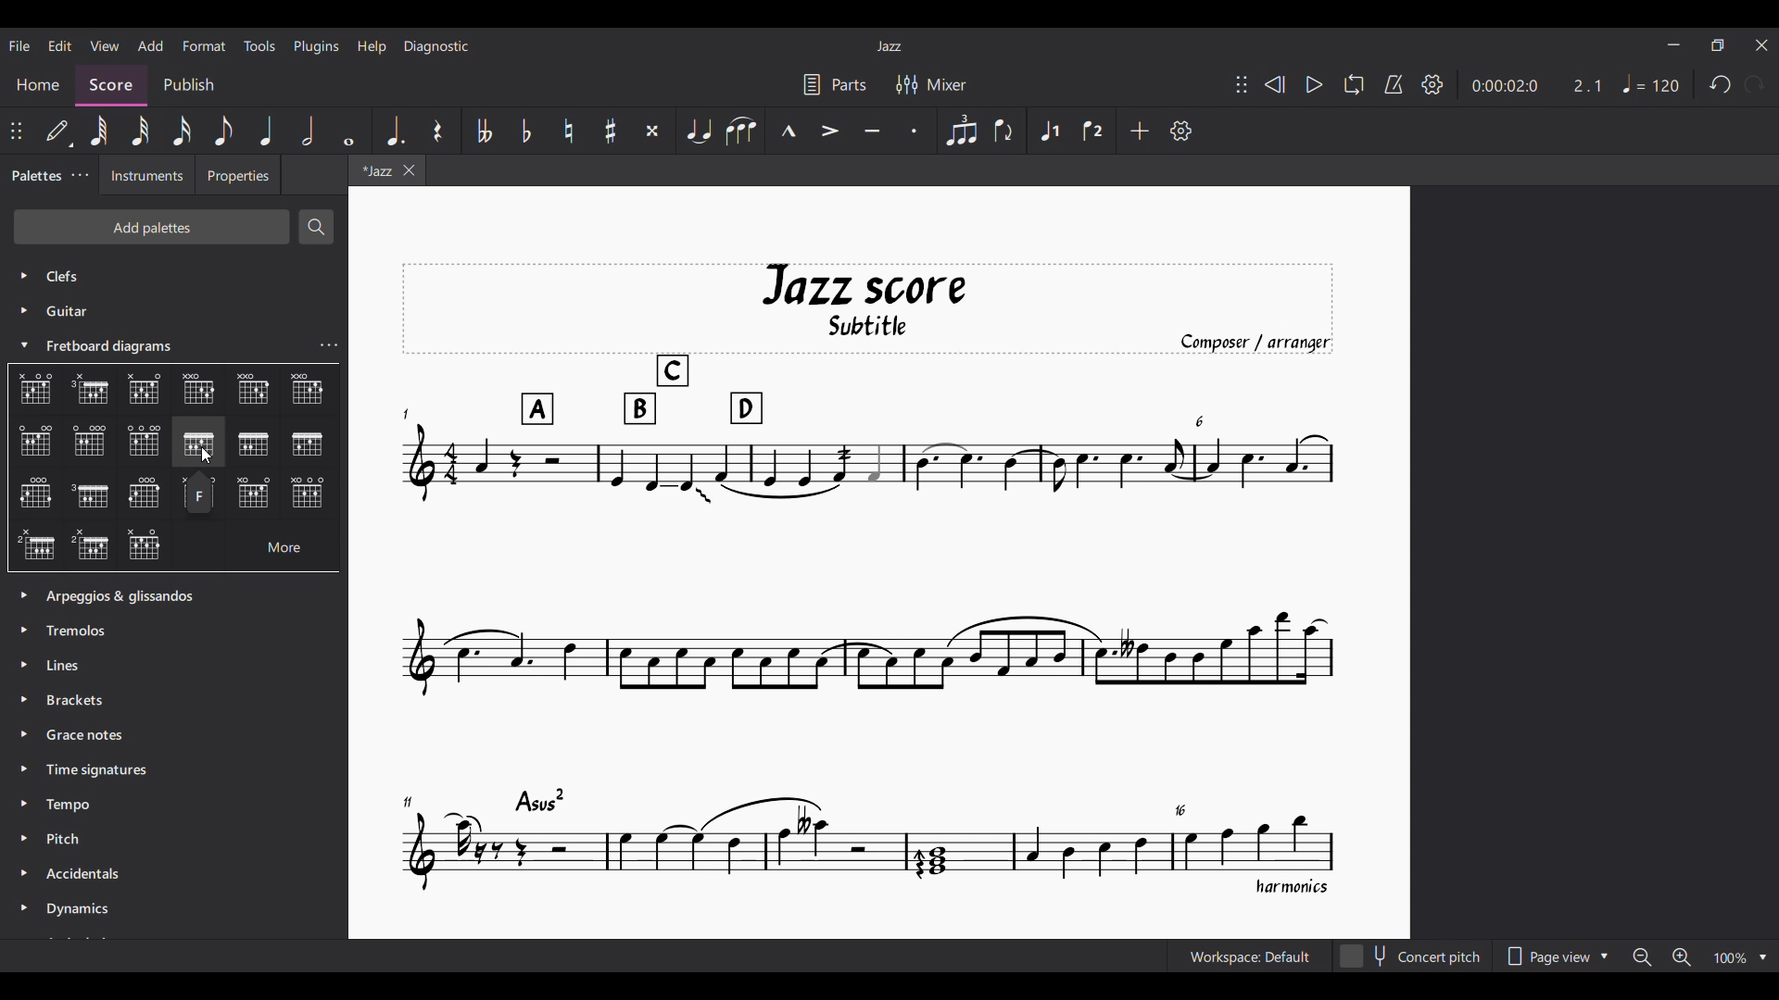 Image resolution: width=1779 pixels, height=1000 pixels. I want to click on Flip direction, so click(1003, 130).